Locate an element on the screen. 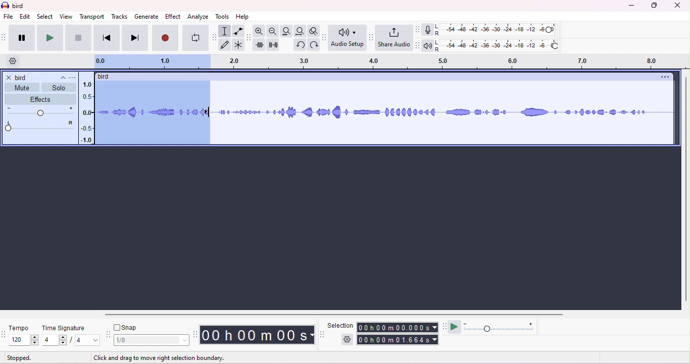 Image resolution: width=690 pixels, height=364 pixels. options is located at coordinates (663, 78).